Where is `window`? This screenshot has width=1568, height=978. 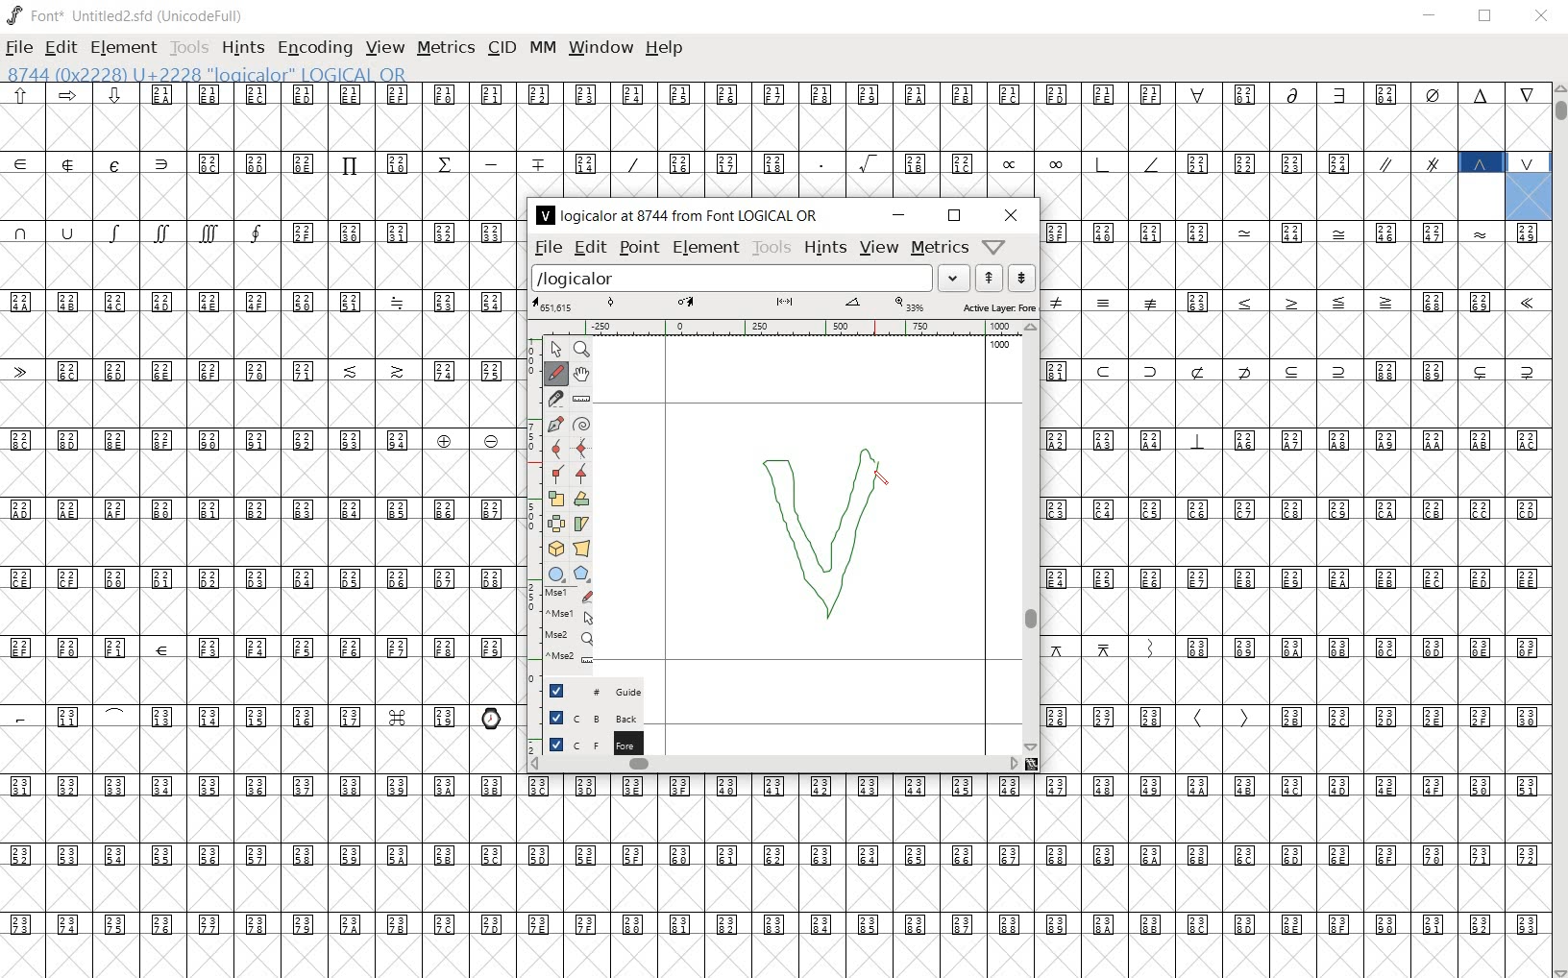
window is located at coordinates (602, 49).